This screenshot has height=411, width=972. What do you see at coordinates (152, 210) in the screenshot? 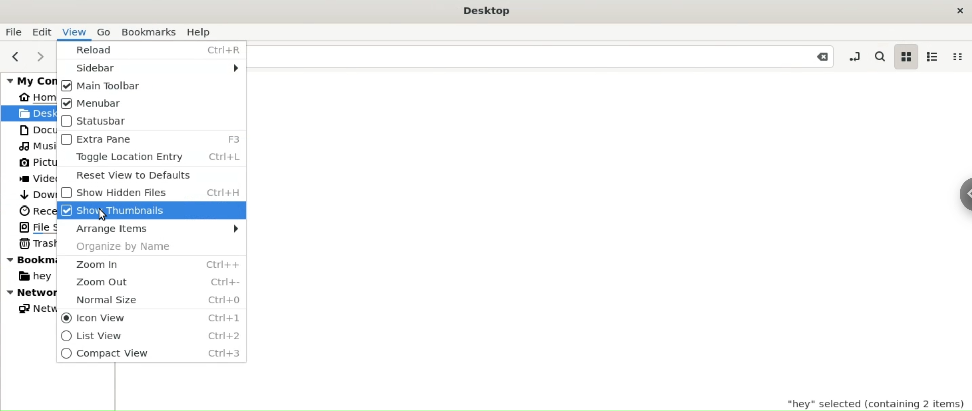
I see `Show Thumbnails` at bounding box center [152, 210].